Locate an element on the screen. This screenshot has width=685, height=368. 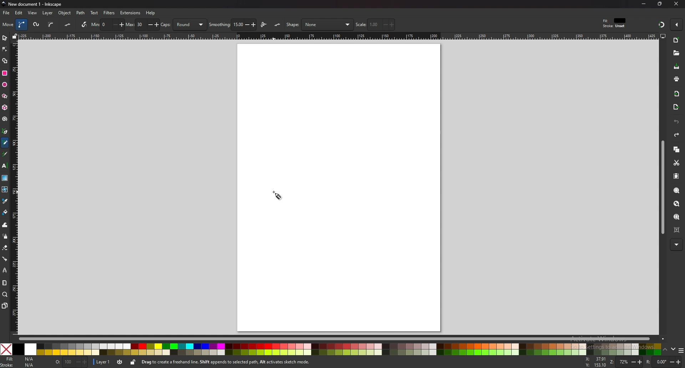
fill is located at coordinates (20, 359).